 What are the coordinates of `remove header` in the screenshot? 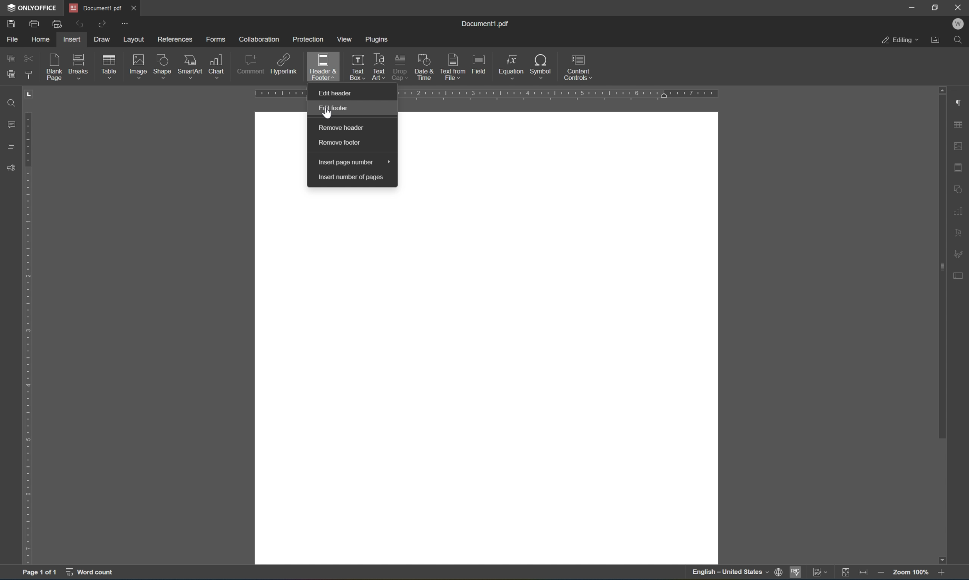 It's located at (343, 127).